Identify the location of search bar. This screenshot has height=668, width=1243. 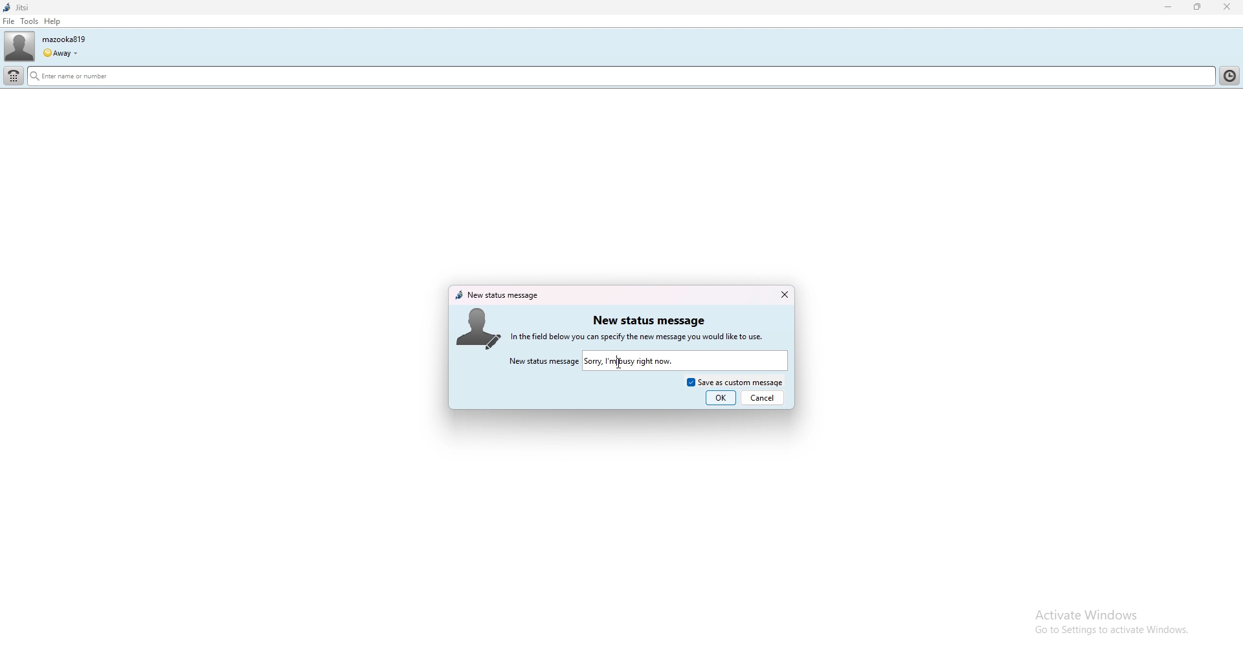
(515, 78).